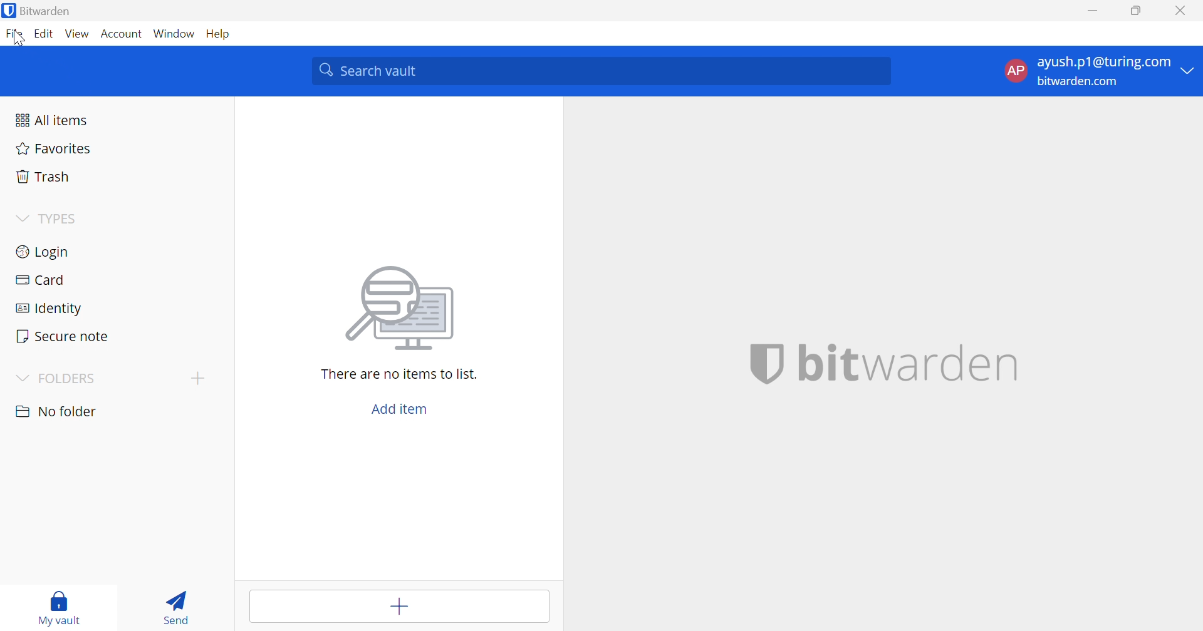 Image resolution: width=1203 pixels, height=631 pixels. I want to click on Send, so click(175, 606).